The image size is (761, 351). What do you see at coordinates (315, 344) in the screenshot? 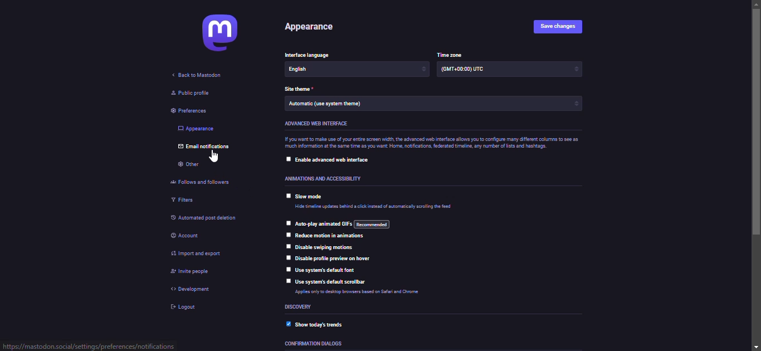
I see `dialoges` at bounding box center [315, 344].